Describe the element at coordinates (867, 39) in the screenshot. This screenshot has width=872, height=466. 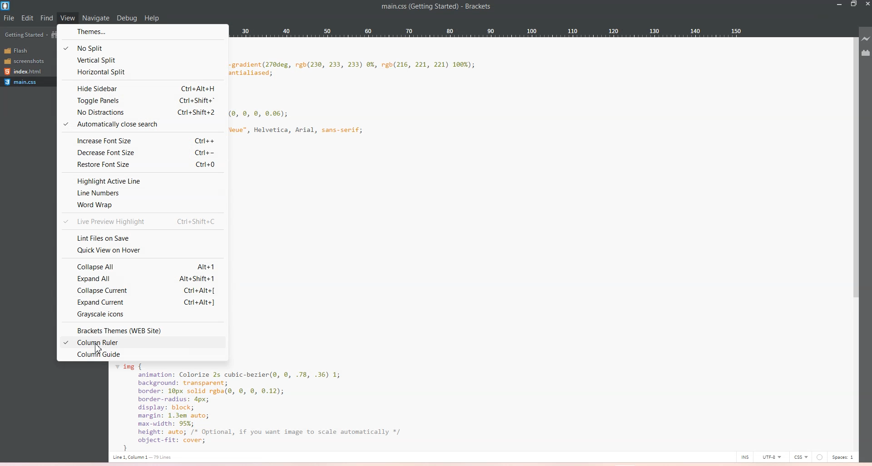
I see `Live Preview` at that location.